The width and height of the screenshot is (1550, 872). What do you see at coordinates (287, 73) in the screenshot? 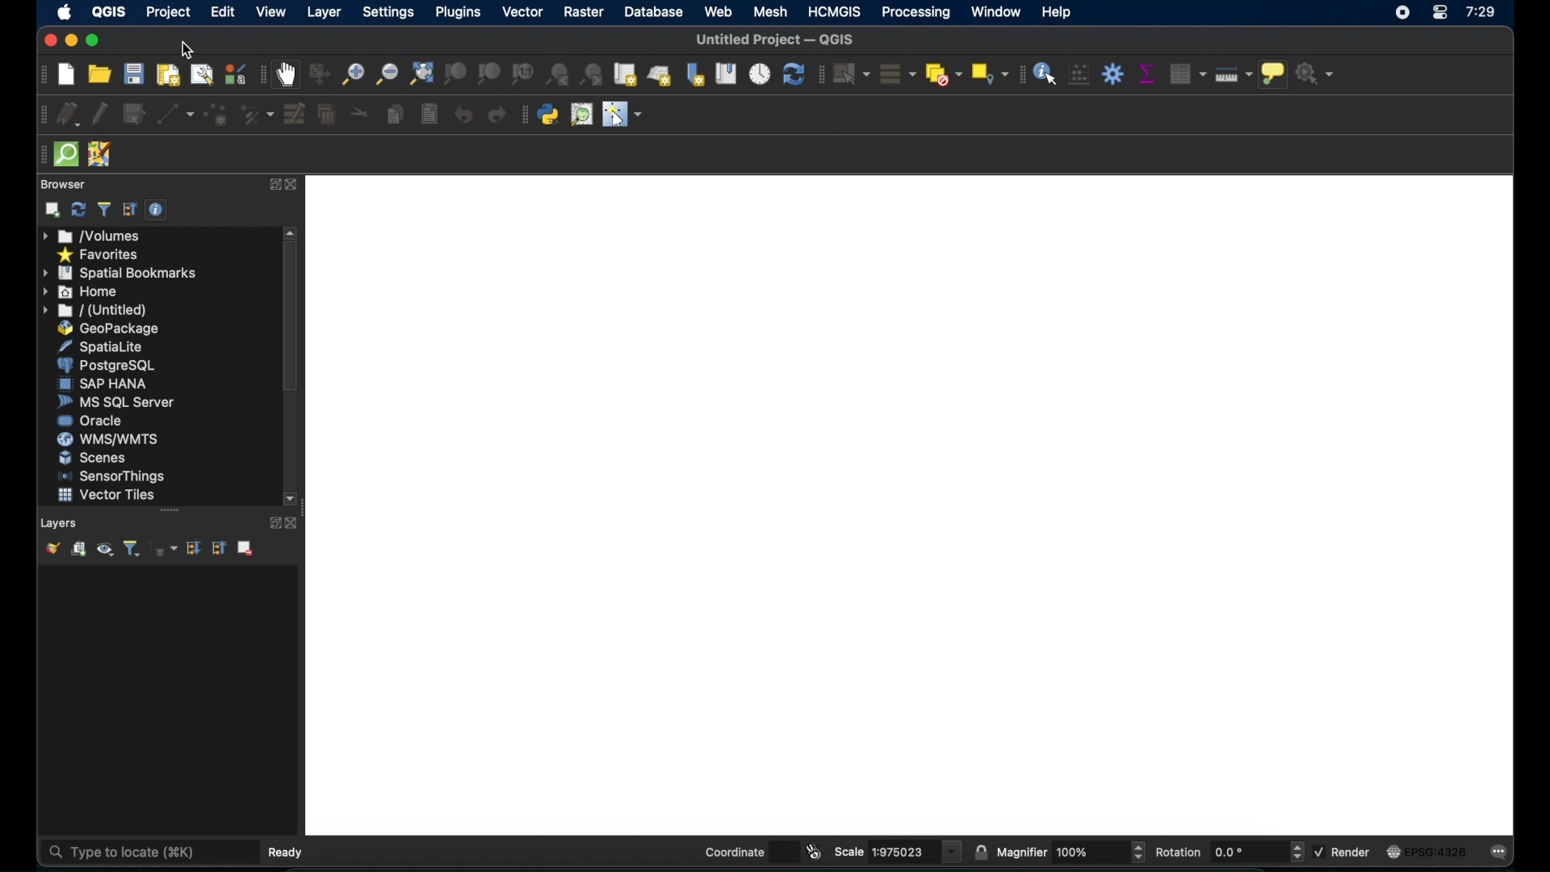
I see `pan map` at bounding box center [287, 73].